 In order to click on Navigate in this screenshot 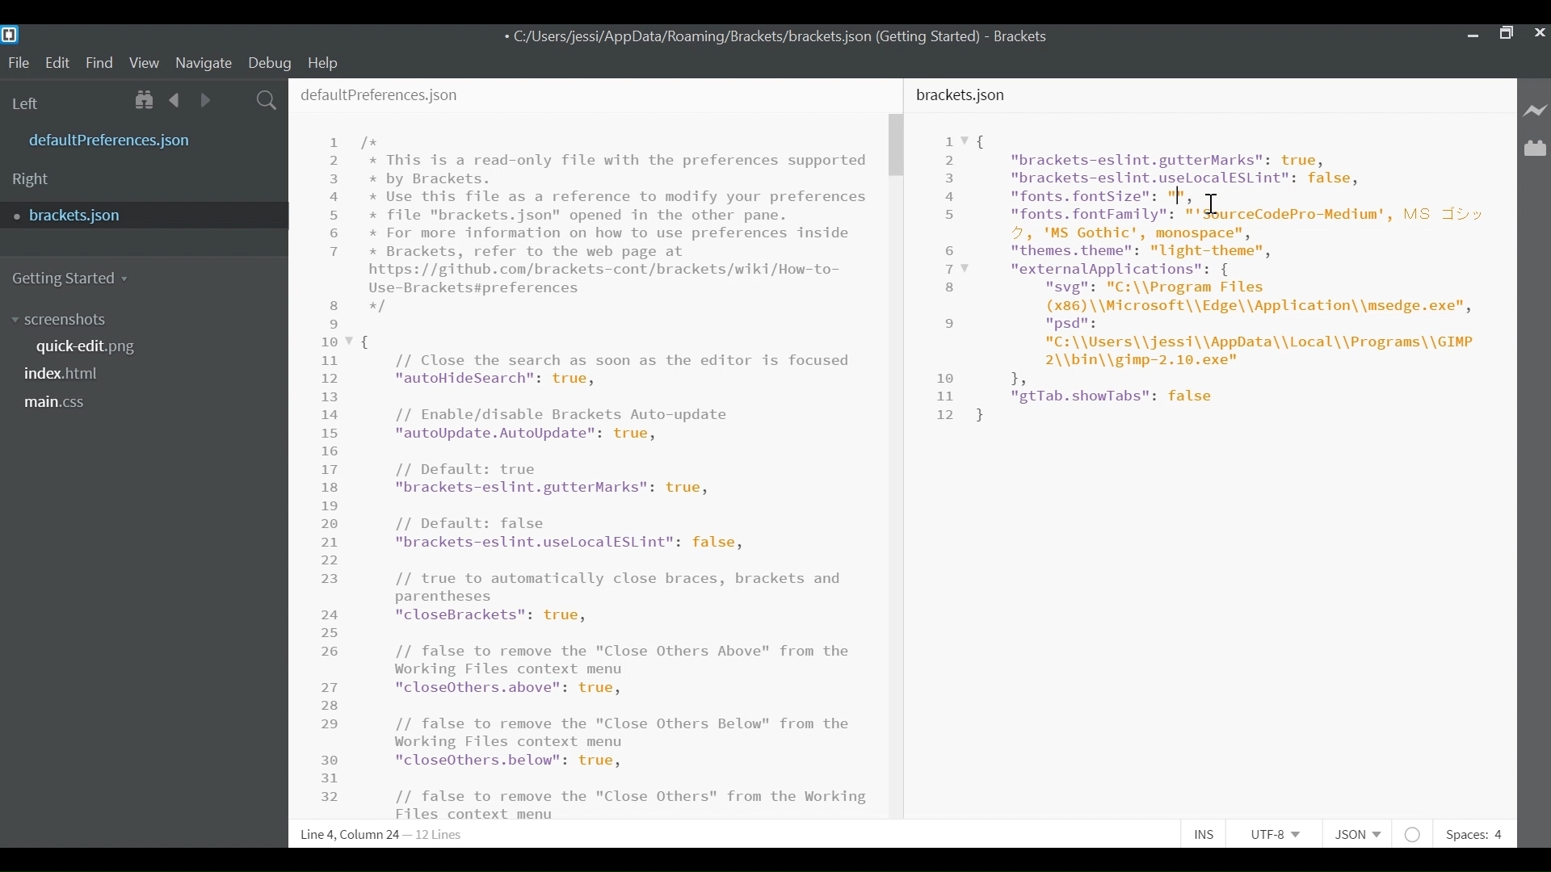, I will do `click(203, 63)`.